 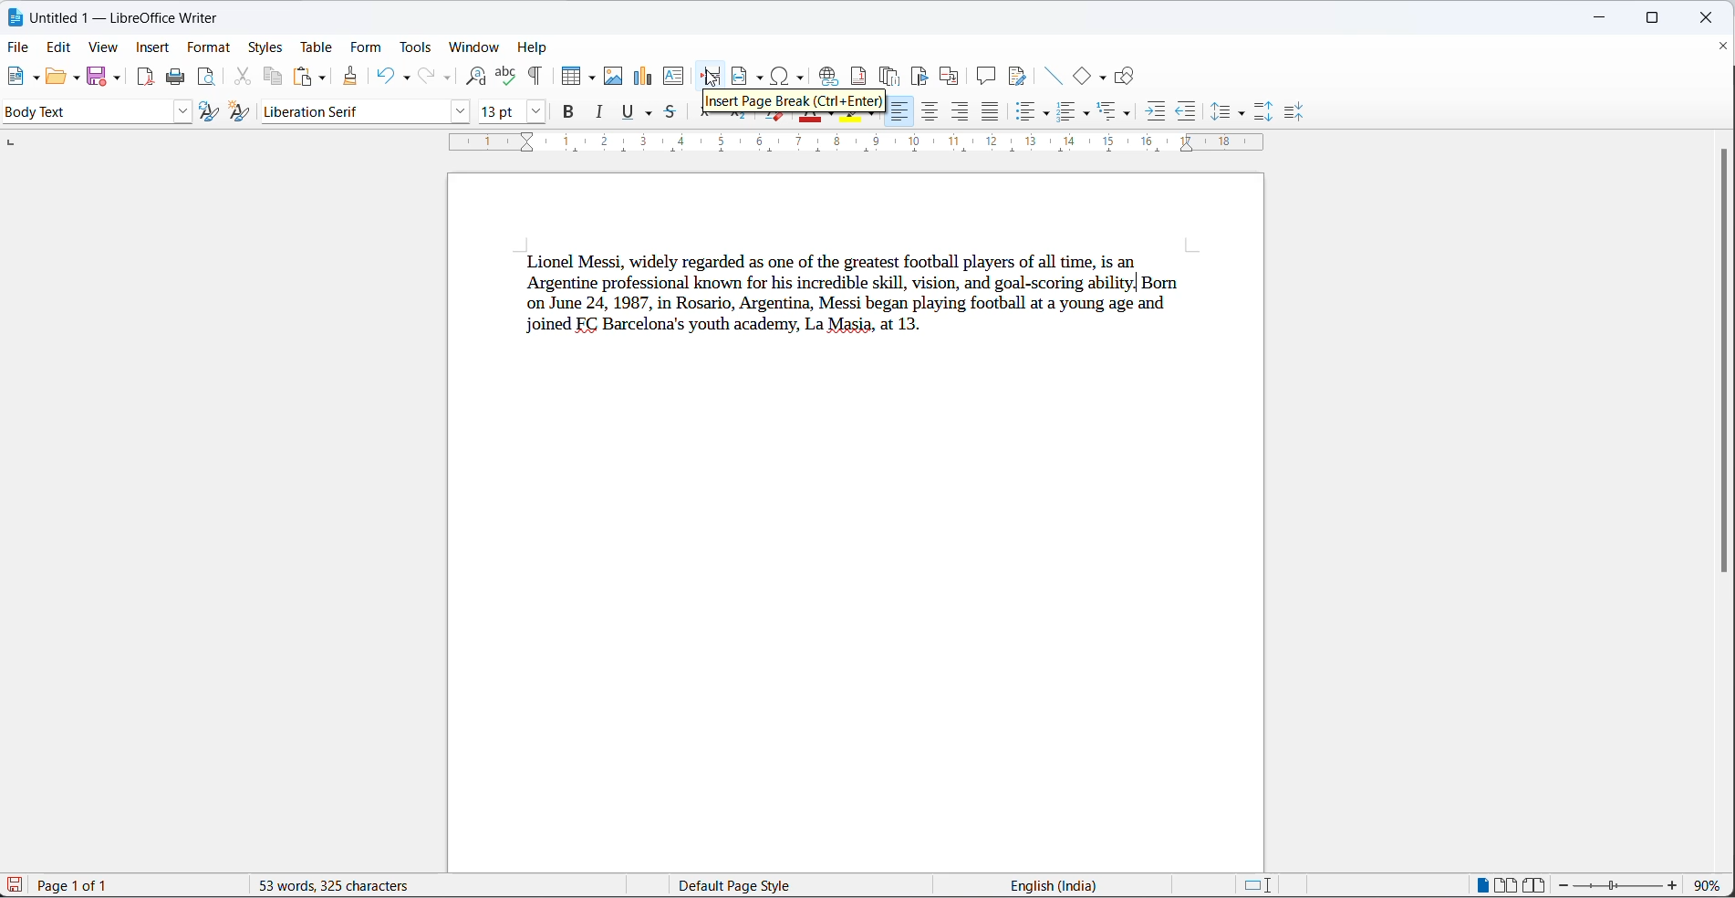 I want to click on tools, so click(x=415, y=48).